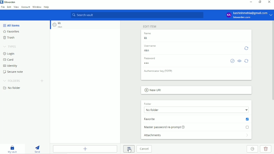  I want to click on Send, so click(37, 149).